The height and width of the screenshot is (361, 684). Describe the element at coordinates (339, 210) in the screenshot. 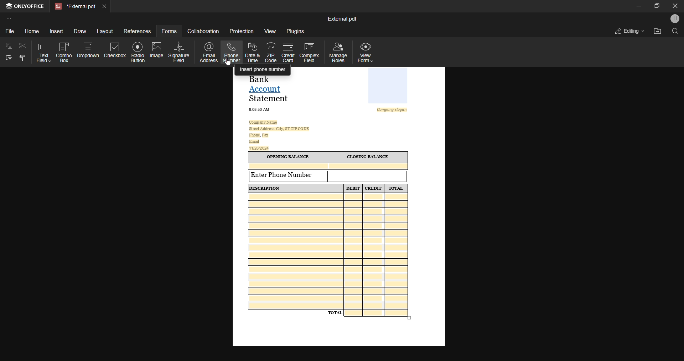

I see `Sample template form of a Bank Account Statement` at that location.